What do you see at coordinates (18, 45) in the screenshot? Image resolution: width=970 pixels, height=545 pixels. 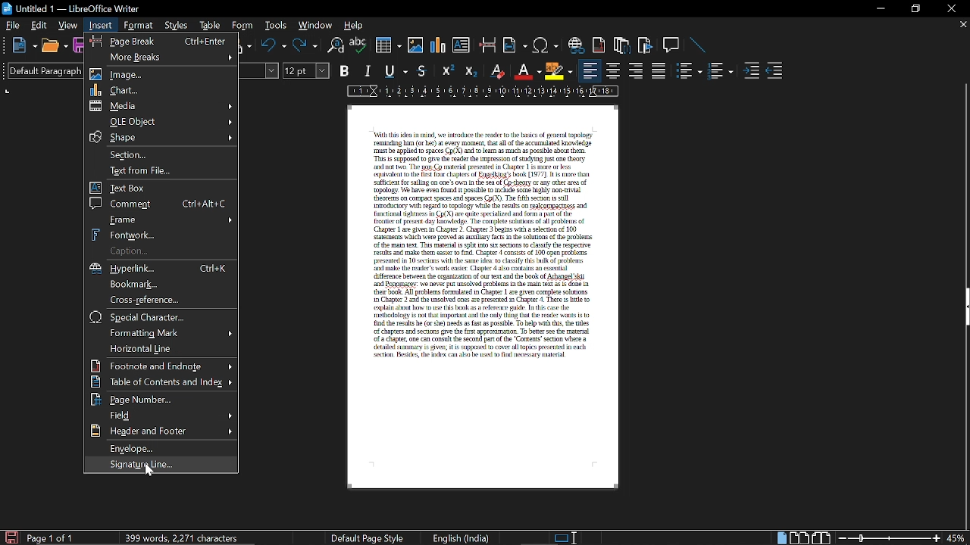 I see `new` at bounding box center [18, 45].